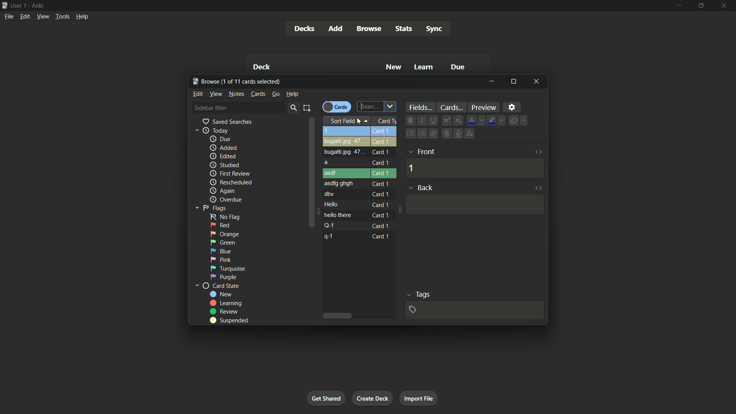  I want to click on scroll bar, so click(310, 173).